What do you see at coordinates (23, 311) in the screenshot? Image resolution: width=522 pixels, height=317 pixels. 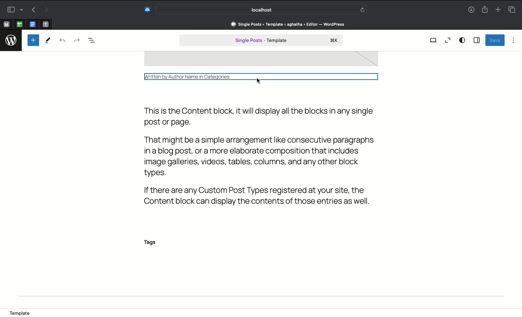 I see `template` at bounding box center [23, 311].